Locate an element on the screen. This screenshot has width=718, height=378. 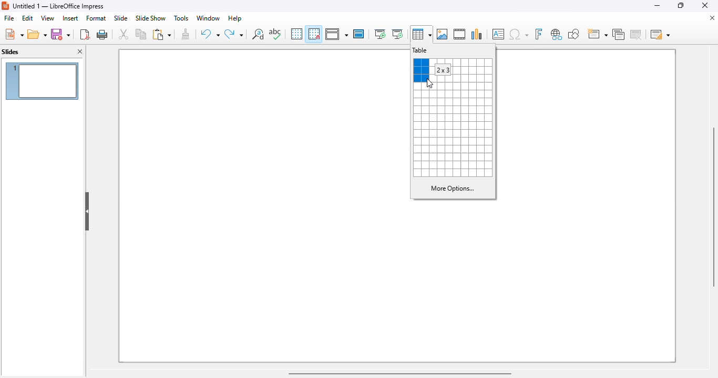
cursor is located at coordinates (430, 83).